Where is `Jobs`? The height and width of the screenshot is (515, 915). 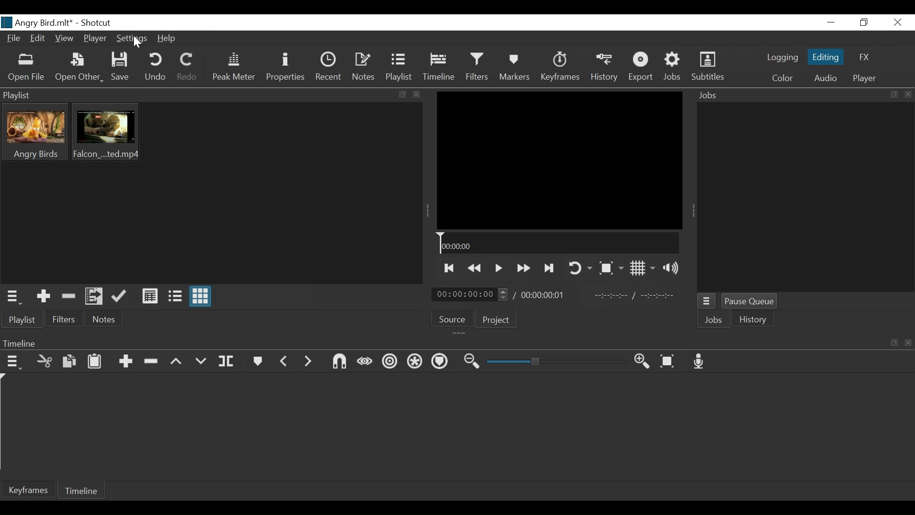
Jobs is located at coordinates (674, 67).